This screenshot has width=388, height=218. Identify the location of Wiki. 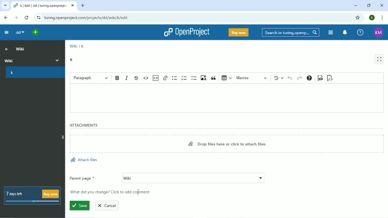
(73, 46).